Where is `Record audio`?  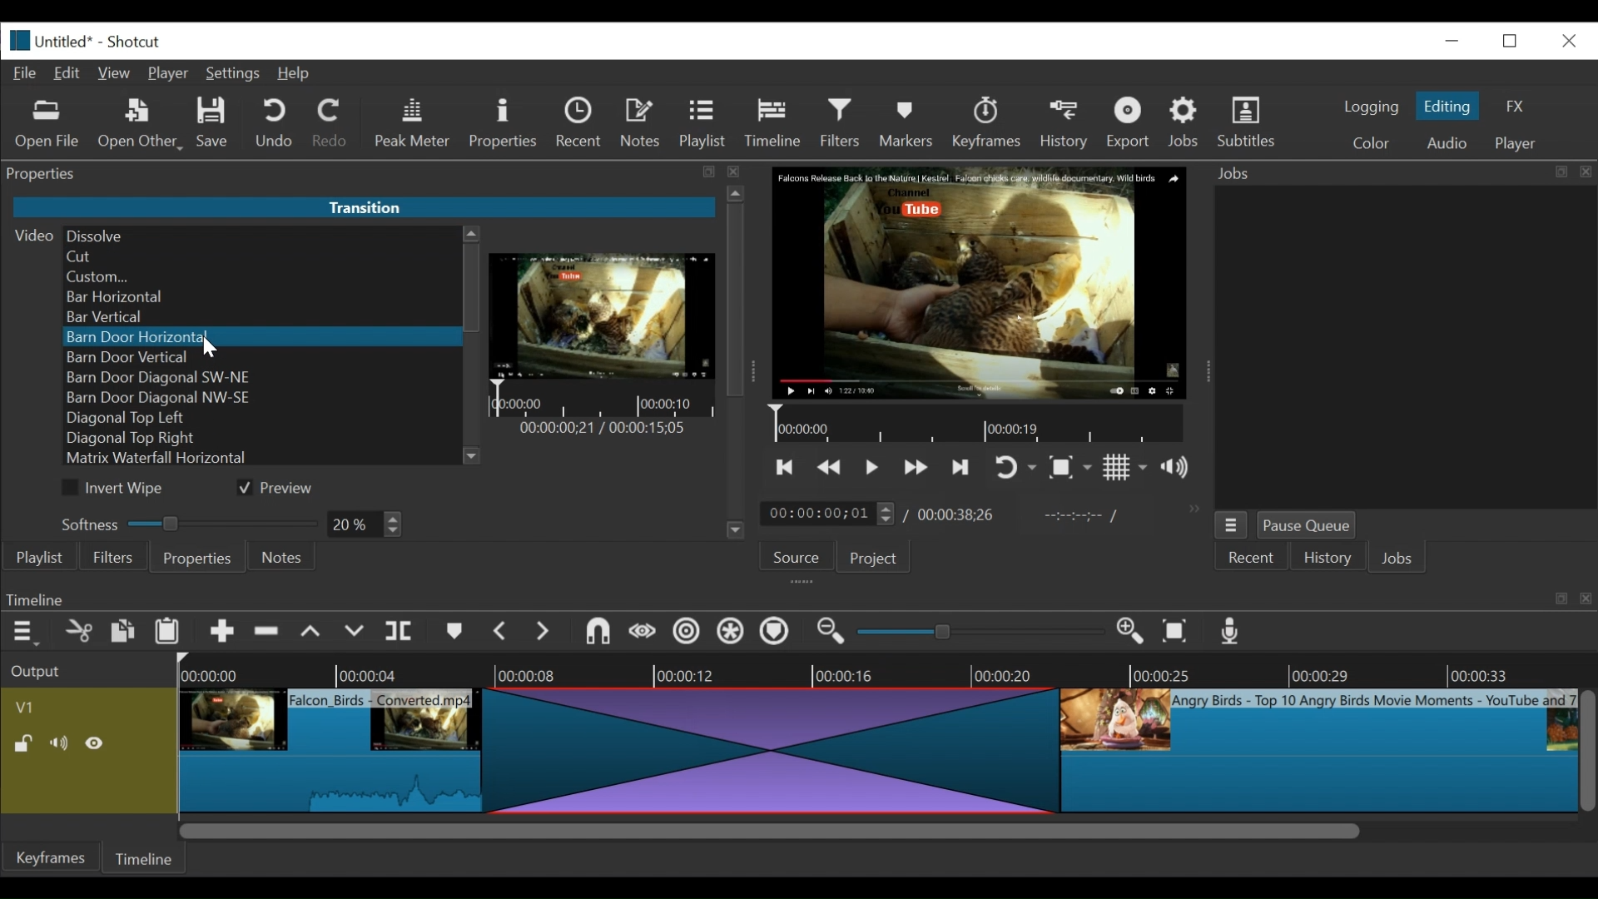
Record audio is located at coordinates (1232, 635).